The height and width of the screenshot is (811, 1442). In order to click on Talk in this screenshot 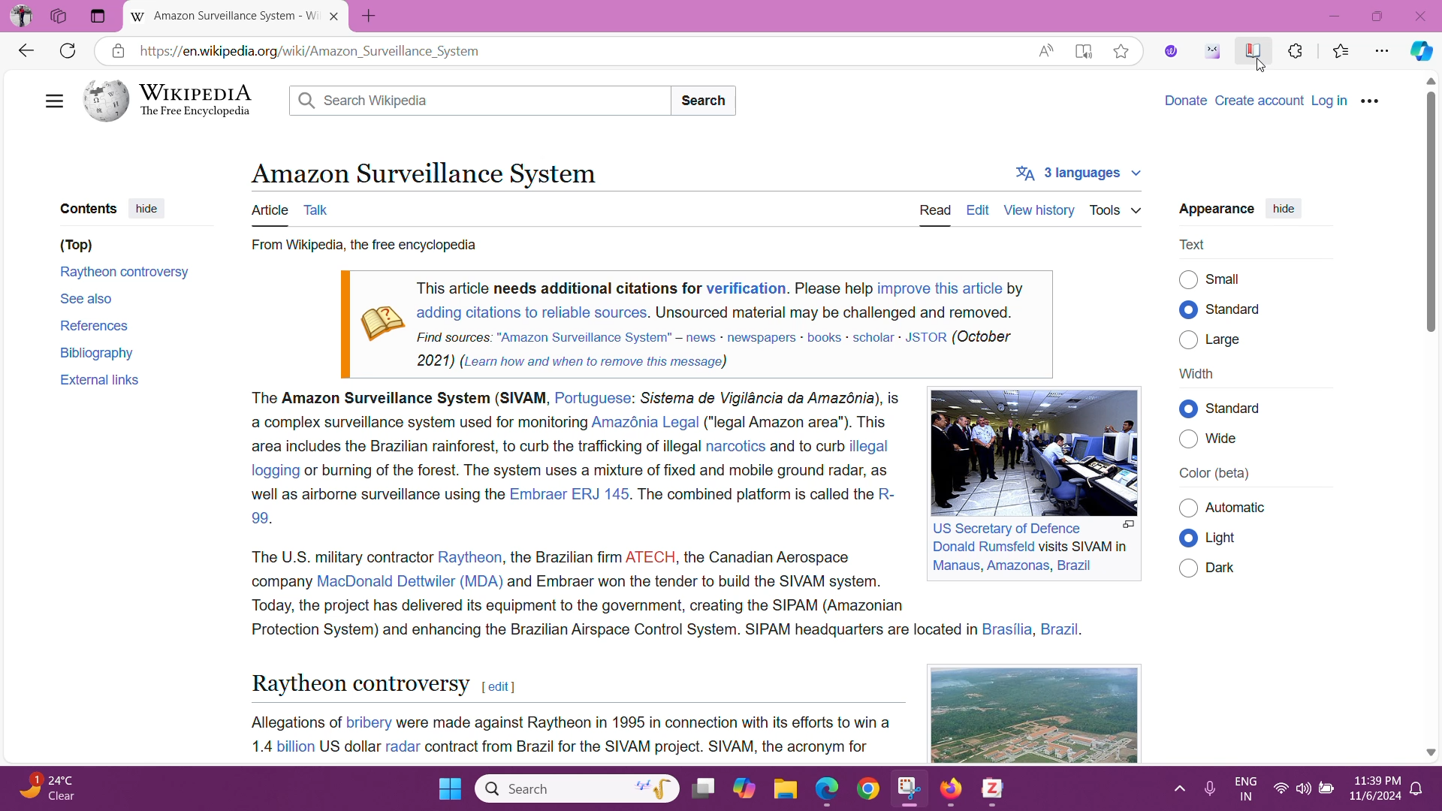, I will do `click(320, 209)`.